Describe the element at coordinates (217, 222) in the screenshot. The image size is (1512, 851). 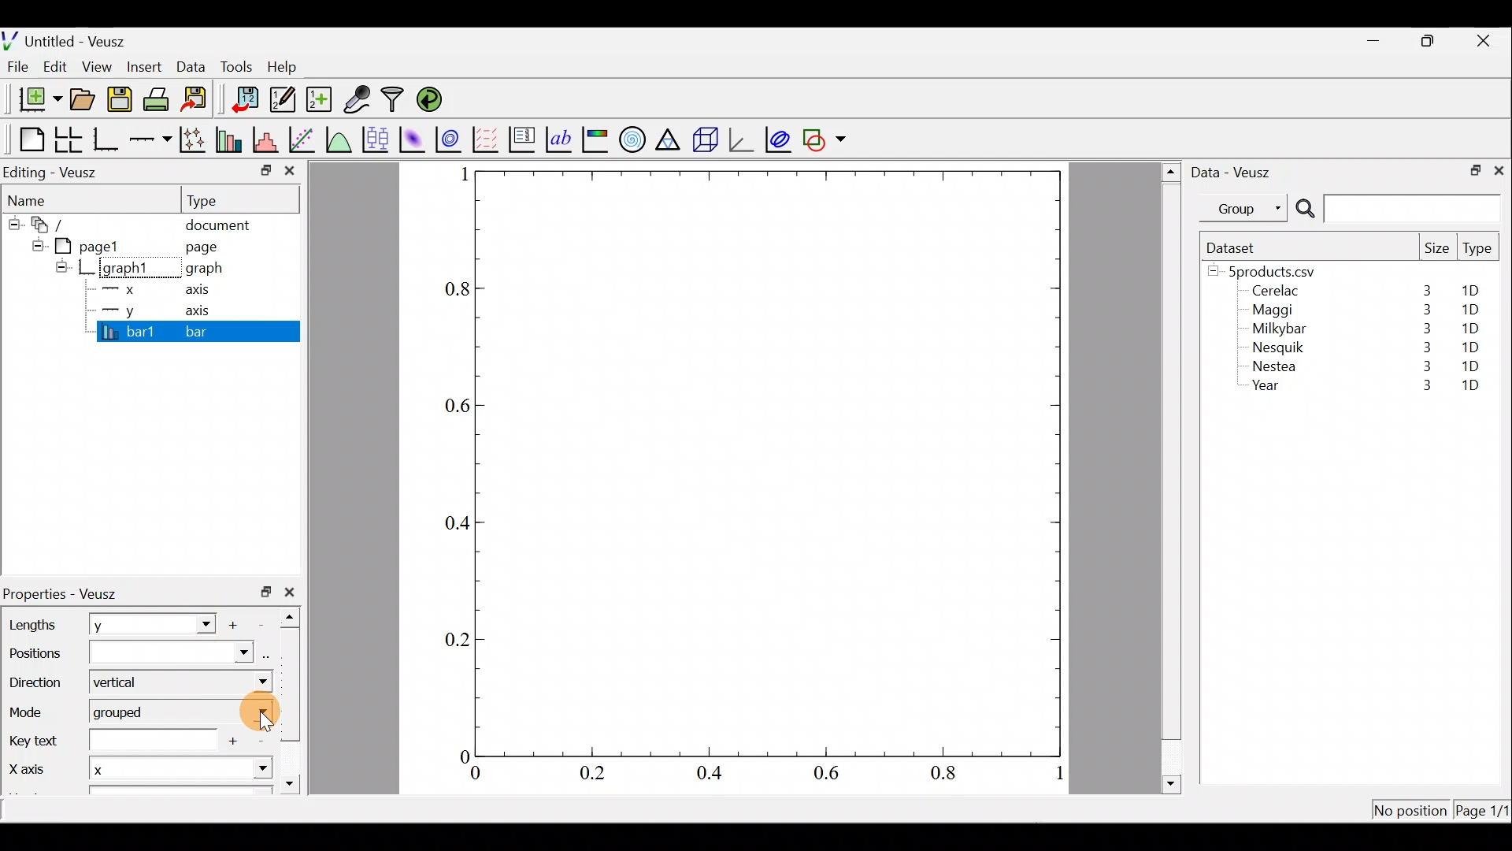
I see `document` at that location.